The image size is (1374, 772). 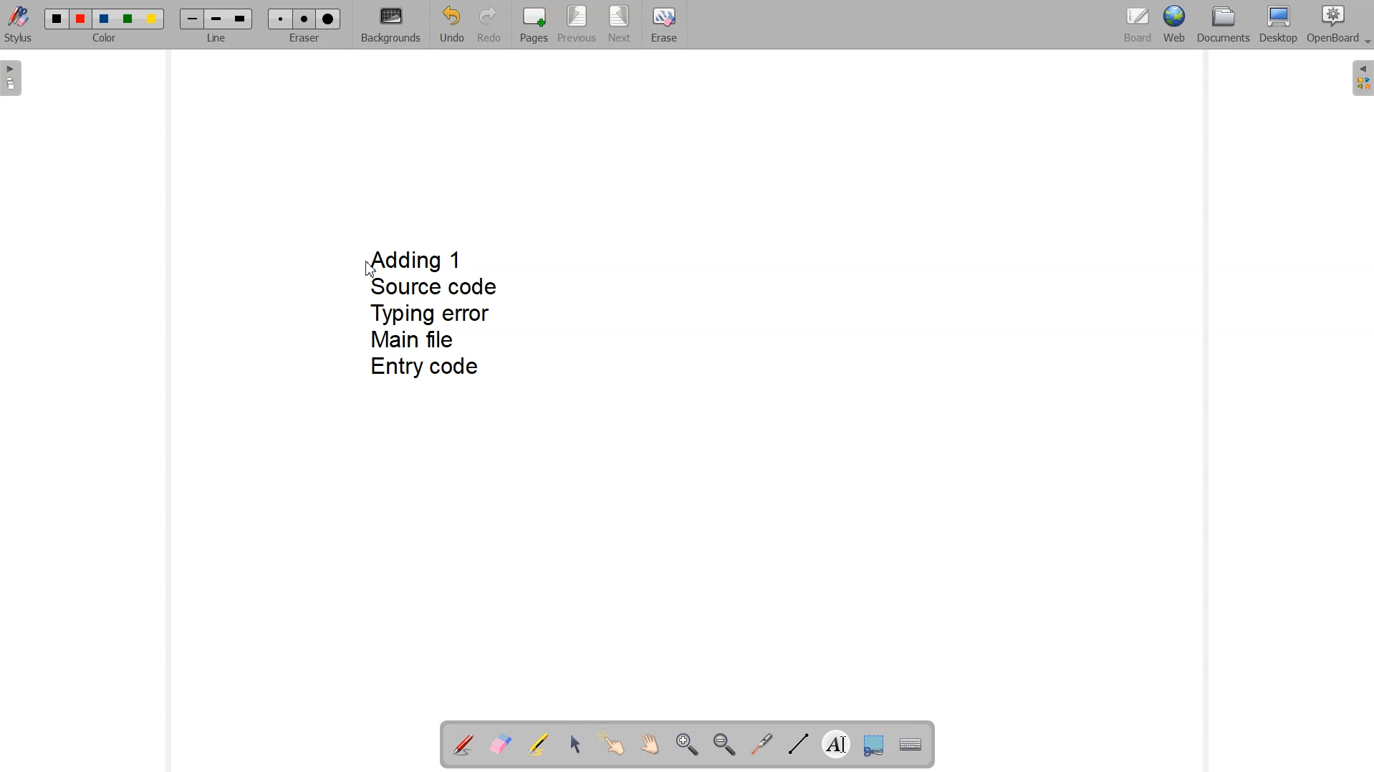 I want to click on Select and modify objects, so click(x=575, y=744).